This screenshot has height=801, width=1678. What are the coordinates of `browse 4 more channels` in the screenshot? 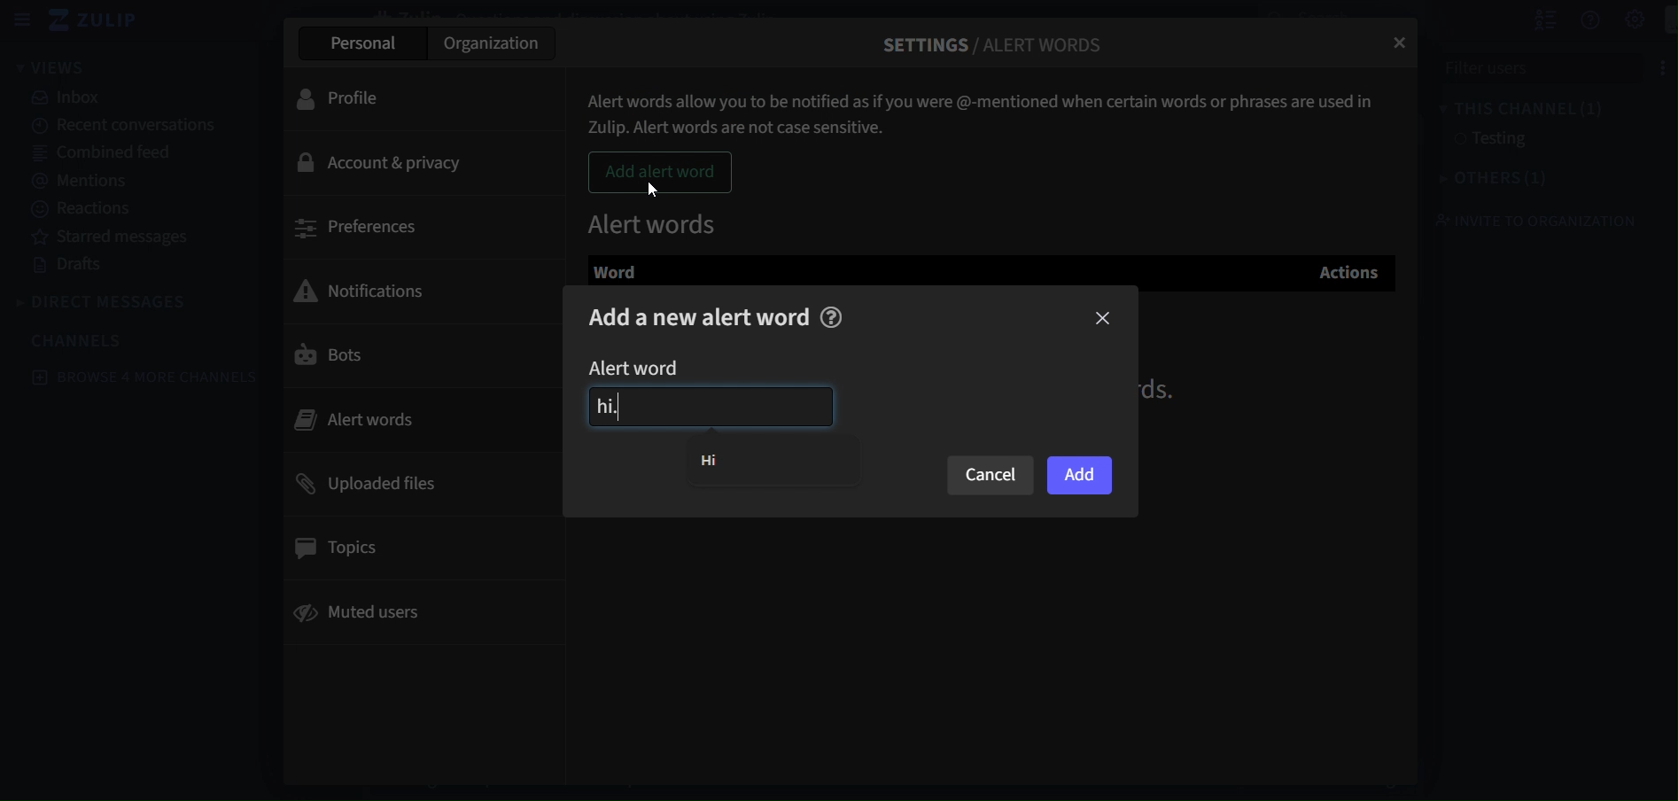 It's located at (144, 376).